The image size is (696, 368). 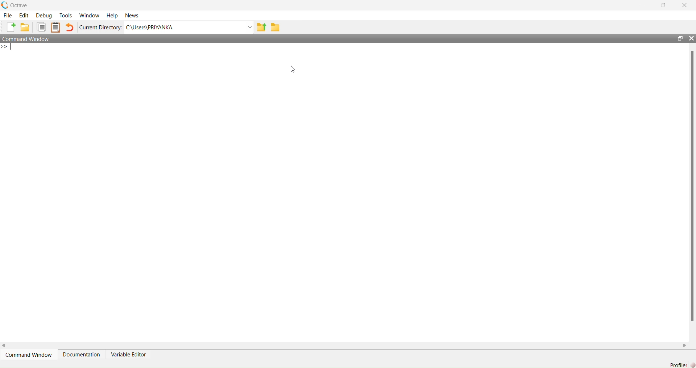 I want to click on News, so click(x=132, y=15).